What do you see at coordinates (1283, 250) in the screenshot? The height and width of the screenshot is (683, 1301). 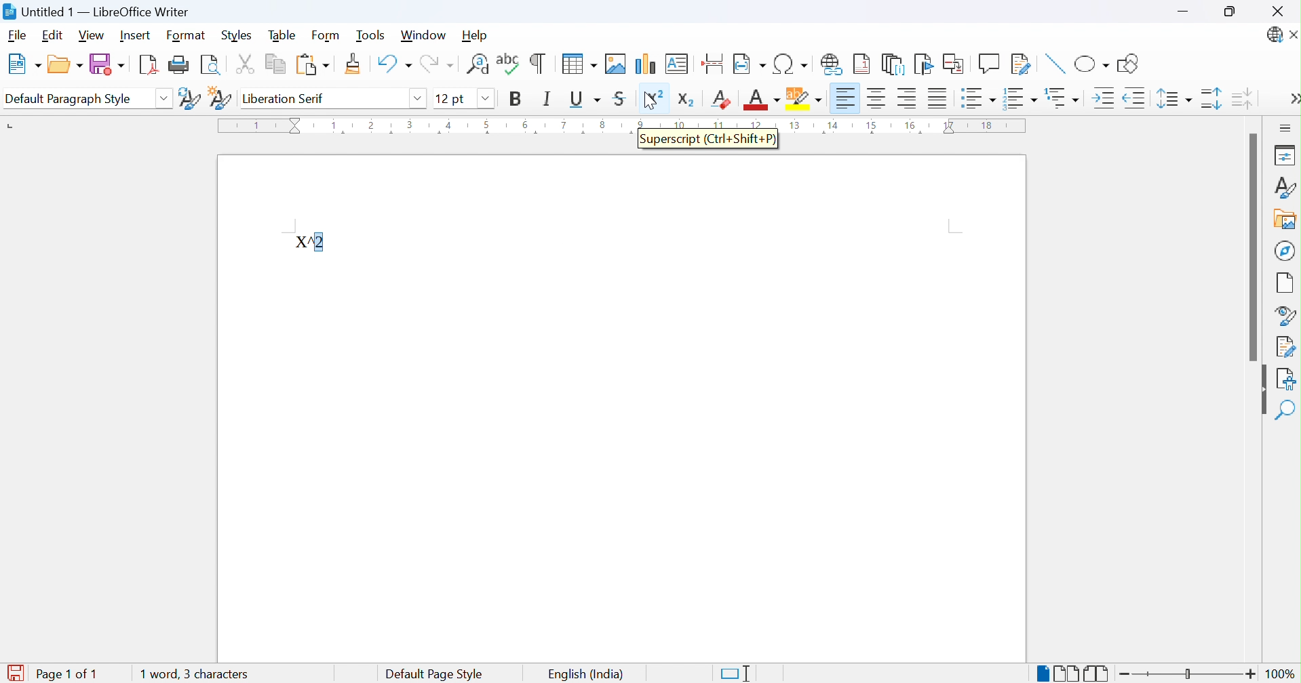 I see `Navigator` at bounding box center [1283, 250].